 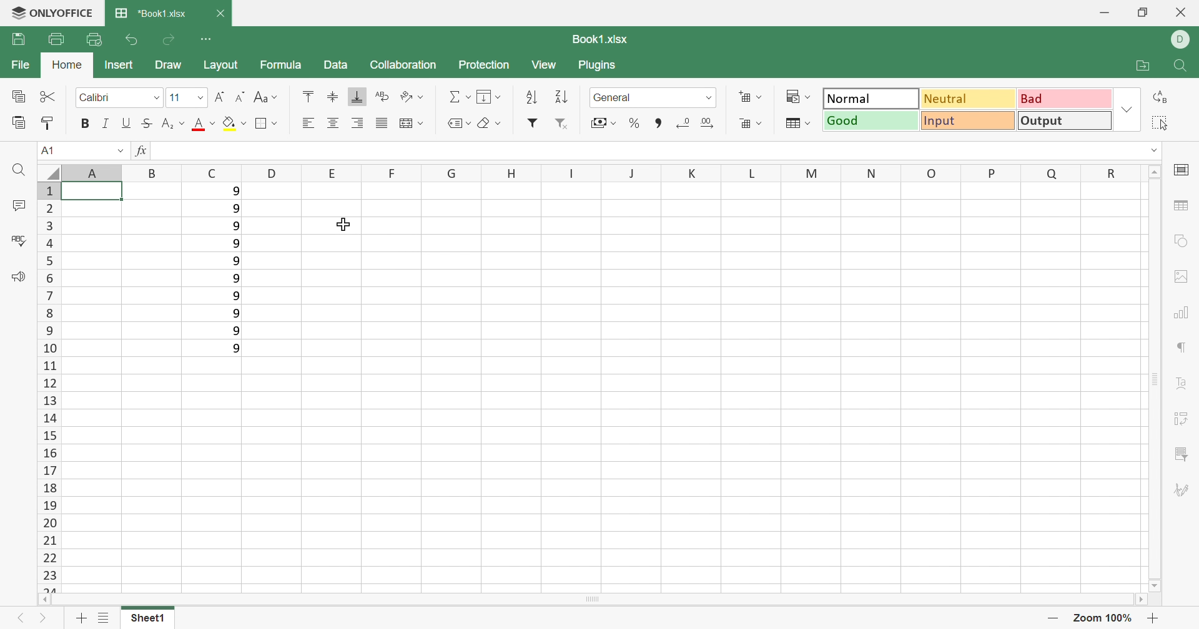 What do you see at coordinates (48, 387) in the screenshot?
I see `Row numbers` at bounding box center [48, 387].